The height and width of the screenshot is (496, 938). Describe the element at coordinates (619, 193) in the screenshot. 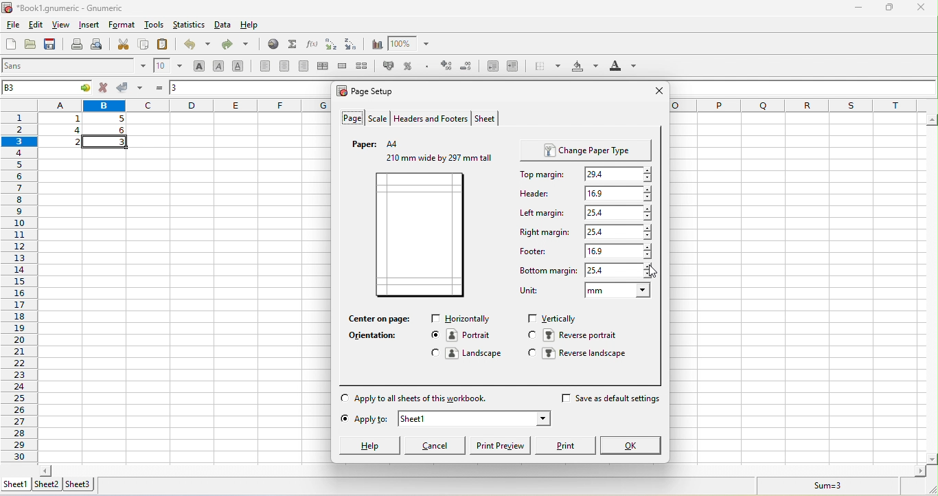

I see `16.9` at that location.